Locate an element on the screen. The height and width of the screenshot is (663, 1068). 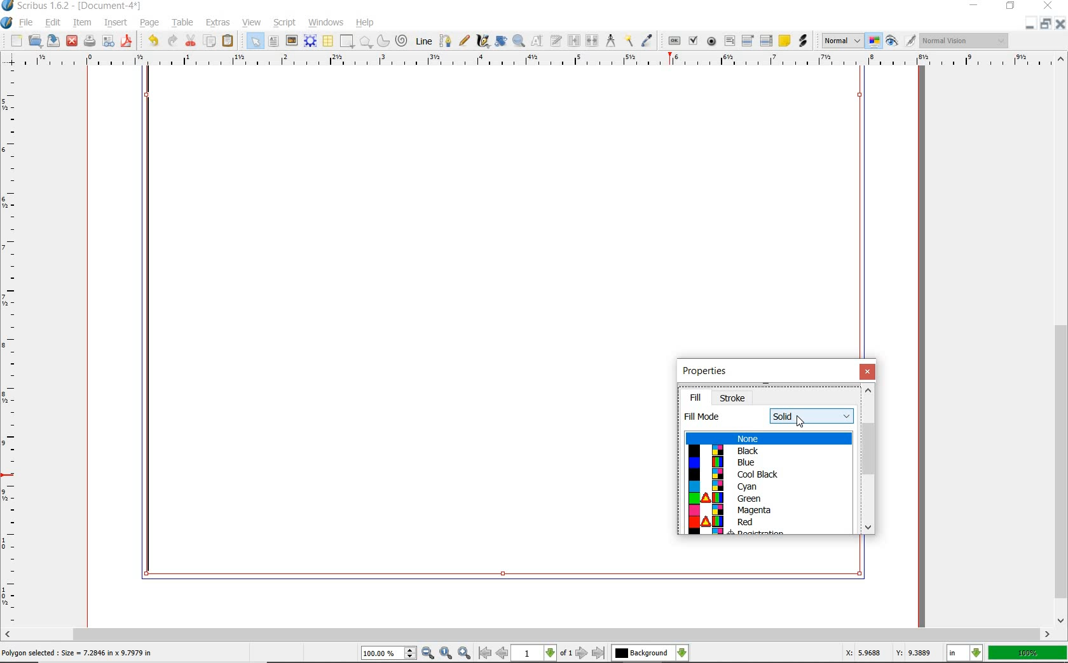
ruler is located at coordinates (536, 60).